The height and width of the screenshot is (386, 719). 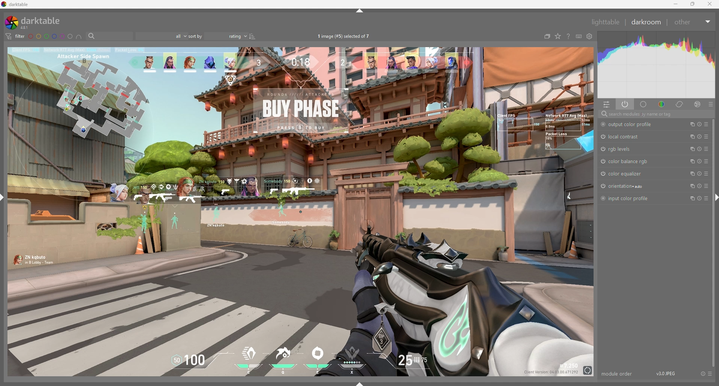 I want to click on presets, so click(x=706, y=149).